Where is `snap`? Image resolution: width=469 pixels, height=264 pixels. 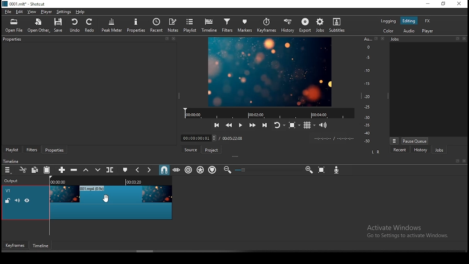 snap is located at coordinates (165, 170).